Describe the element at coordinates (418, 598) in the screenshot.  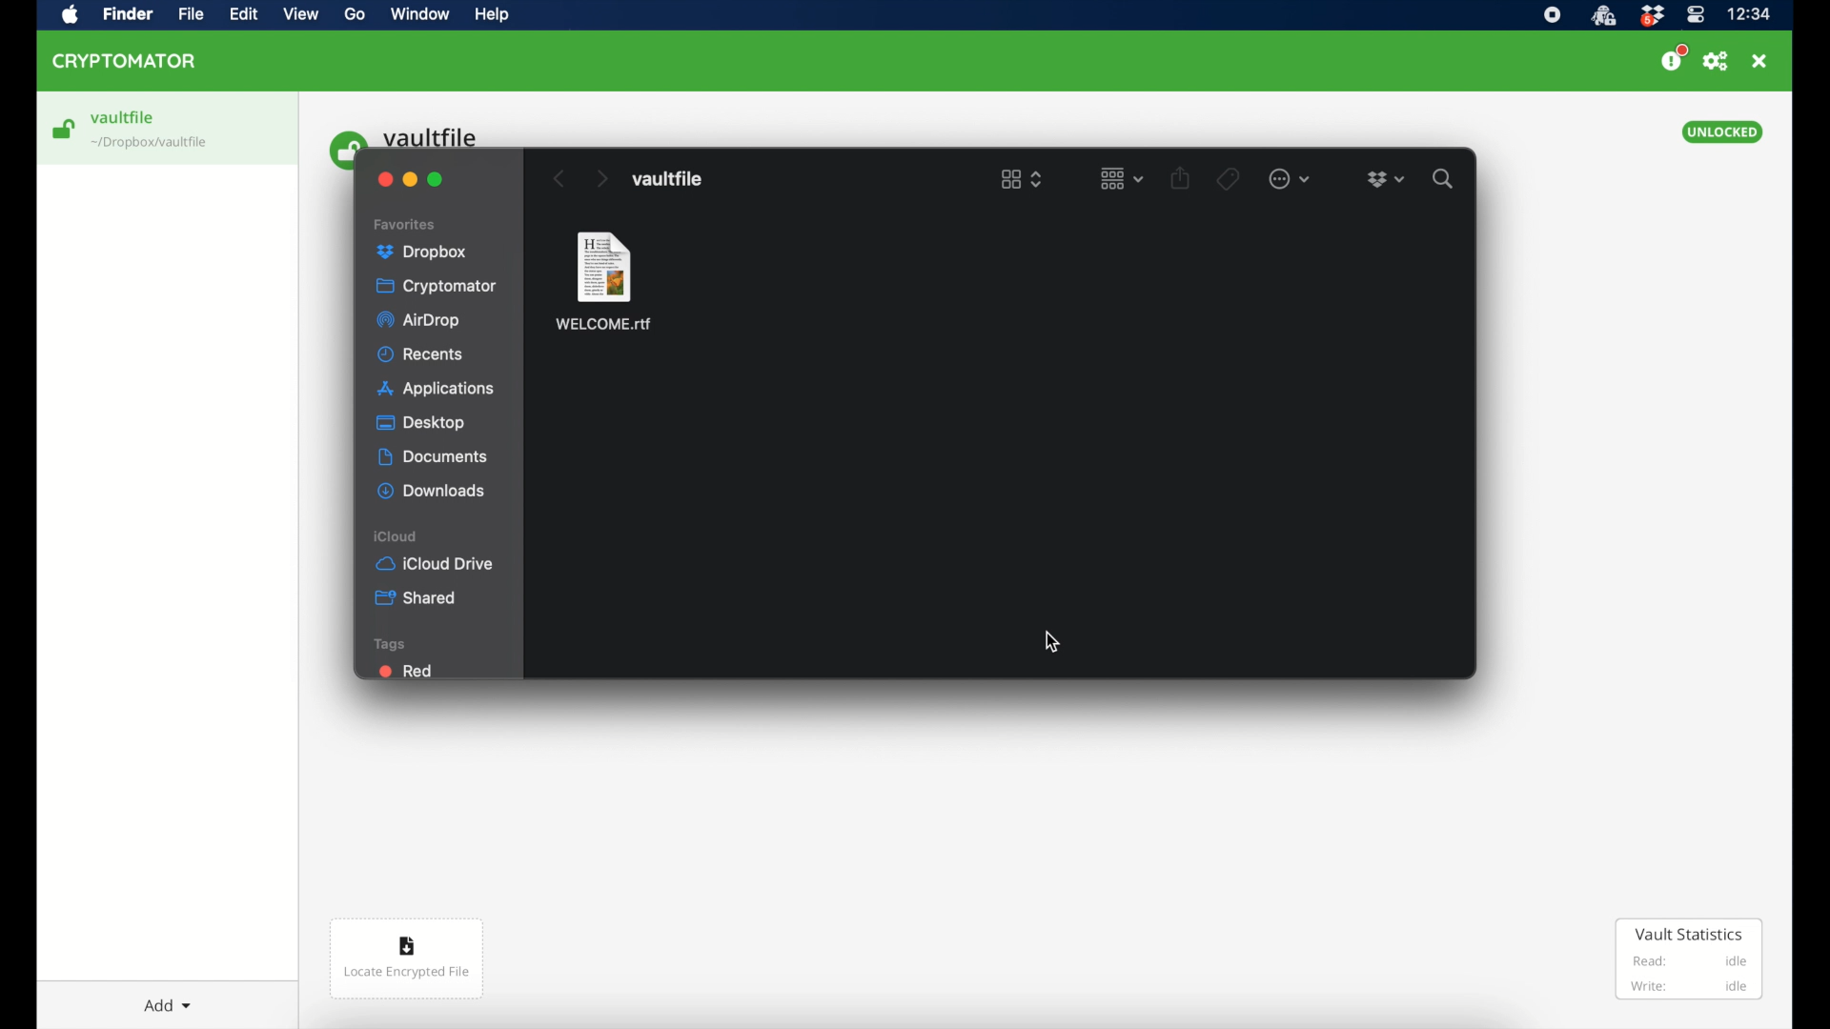
I see `shared` at that location.